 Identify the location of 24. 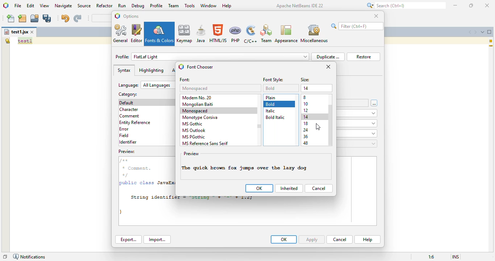
(306, 130).